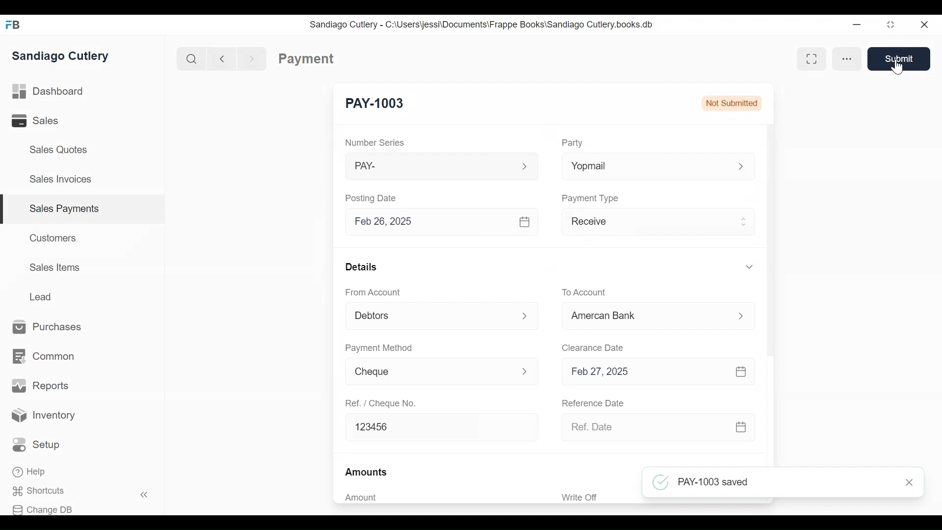 This screenshot has width=942, height=530. I want to click on Ref. / Cheque No., so click(380, 403).